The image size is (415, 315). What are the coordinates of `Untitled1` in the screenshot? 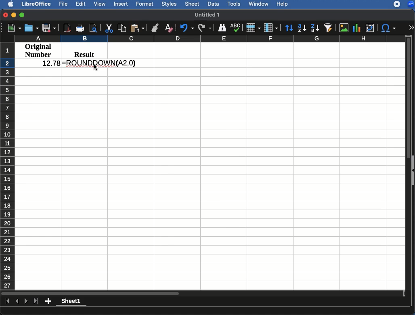 It's located at (208, 15).